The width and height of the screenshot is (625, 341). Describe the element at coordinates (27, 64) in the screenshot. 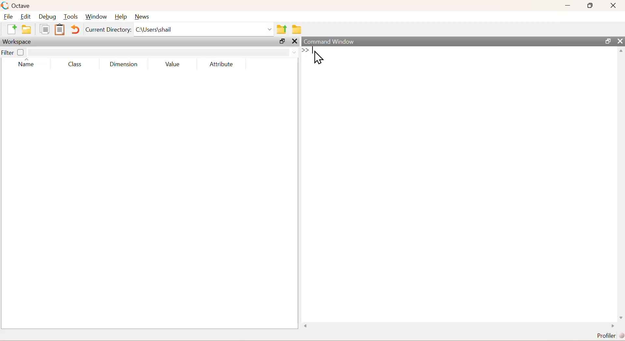

I see `Name` at that location.